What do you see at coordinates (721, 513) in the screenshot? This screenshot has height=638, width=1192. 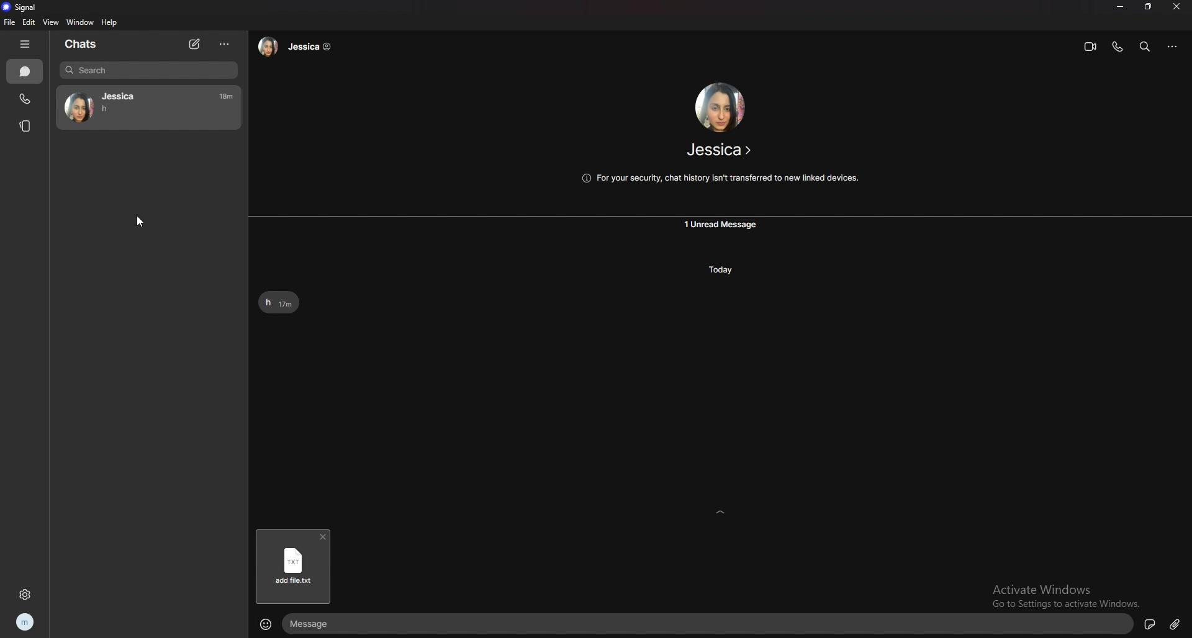 I see `expand text box` at bounding box center [721, 513].